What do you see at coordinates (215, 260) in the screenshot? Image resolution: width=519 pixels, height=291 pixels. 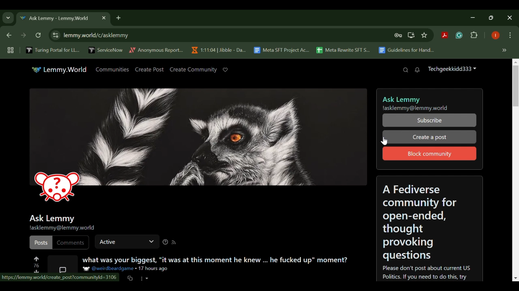 I see `what was your biggest, "it was at this moment he knew ... he fucked up" moment?` at bounding box center [215, 260].